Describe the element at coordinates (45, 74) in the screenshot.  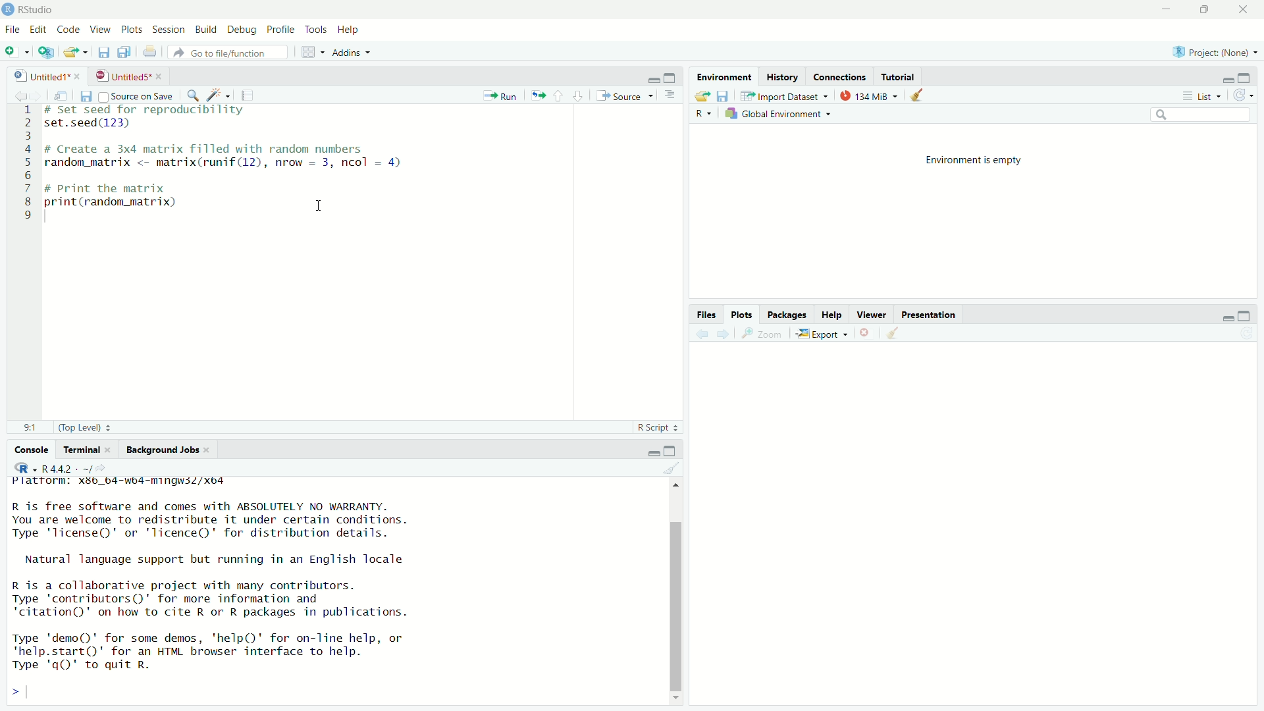
I see `Untitled1* *` at that location.